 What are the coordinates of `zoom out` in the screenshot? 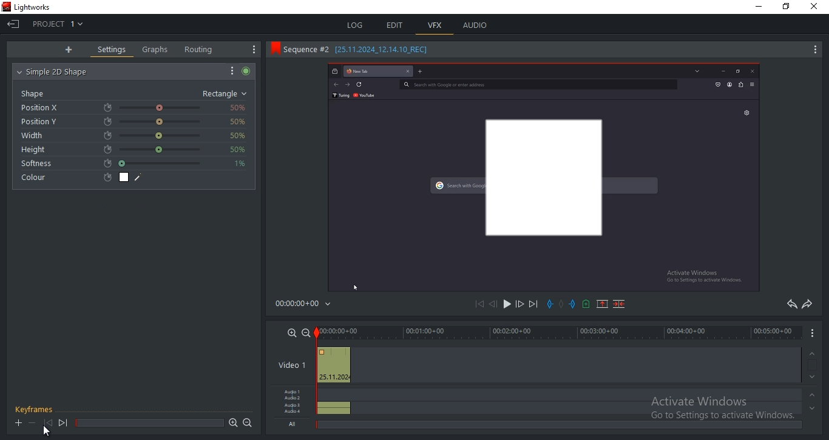 It's located at (249, 424).